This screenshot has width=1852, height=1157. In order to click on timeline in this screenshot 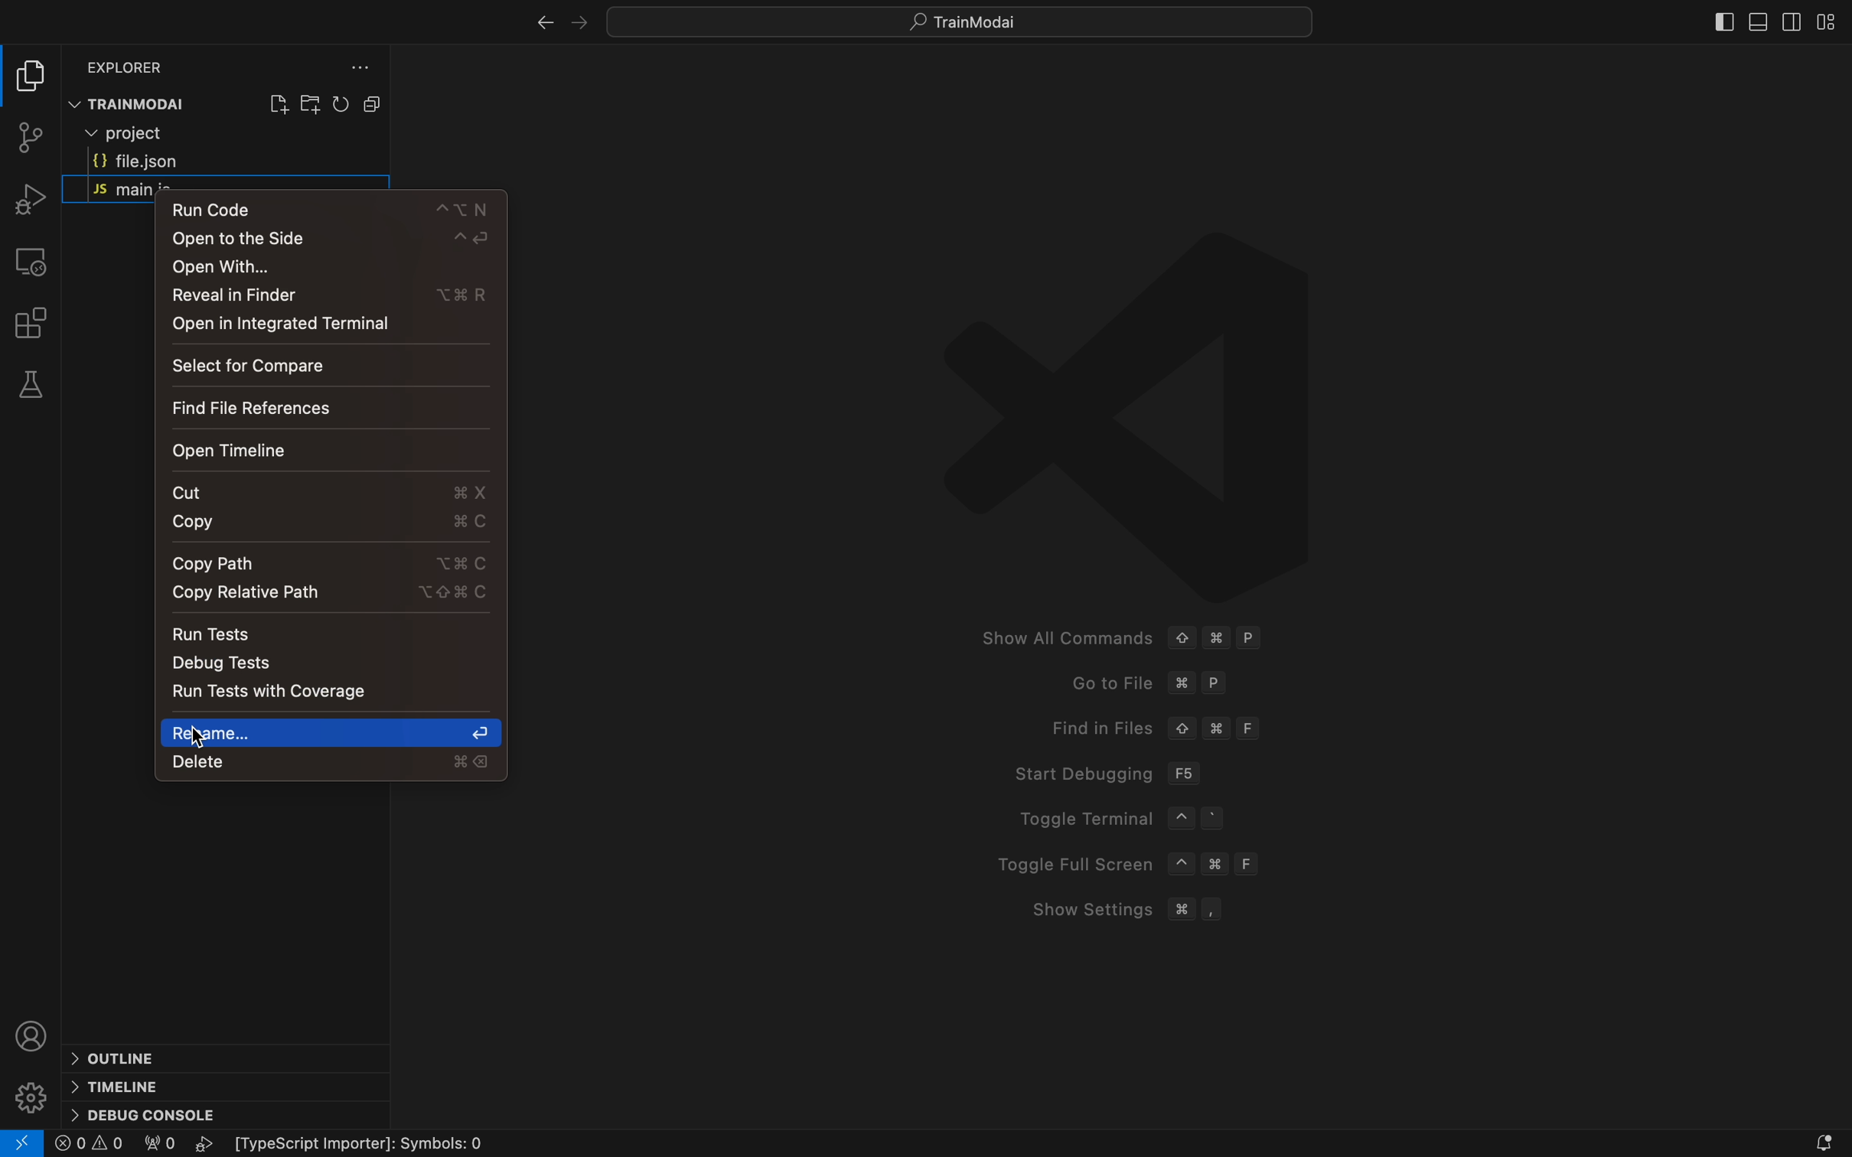, I will do `click(119, 1085)`.